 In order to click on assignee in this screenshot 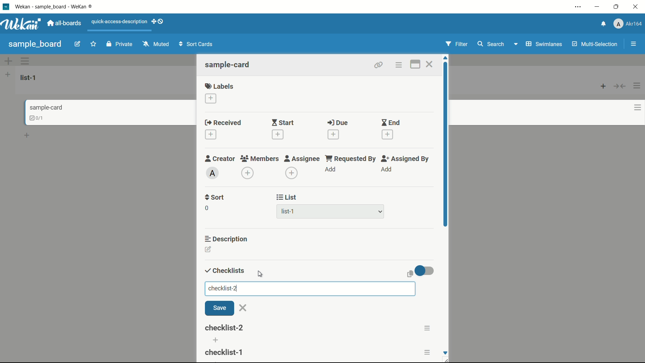, I will do `click(302, 159)`.